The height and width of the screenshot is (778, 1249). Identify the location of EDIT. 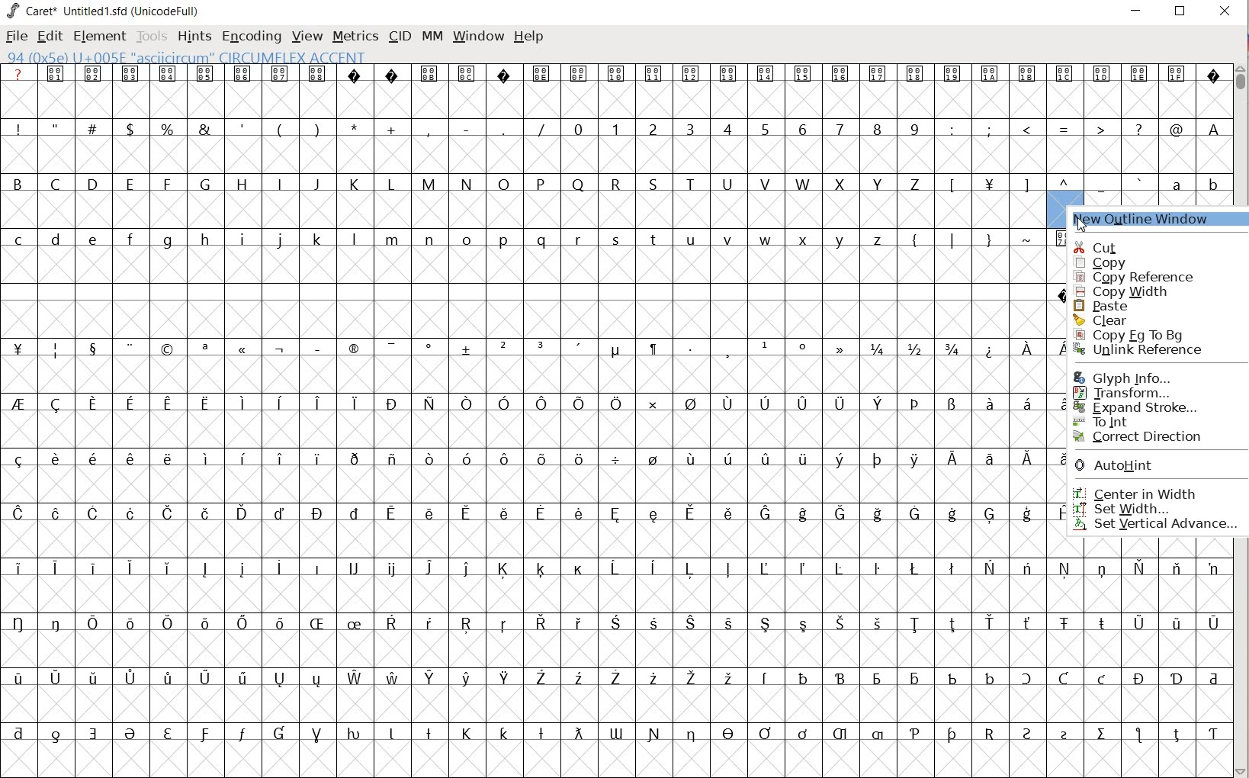
(51, 37).